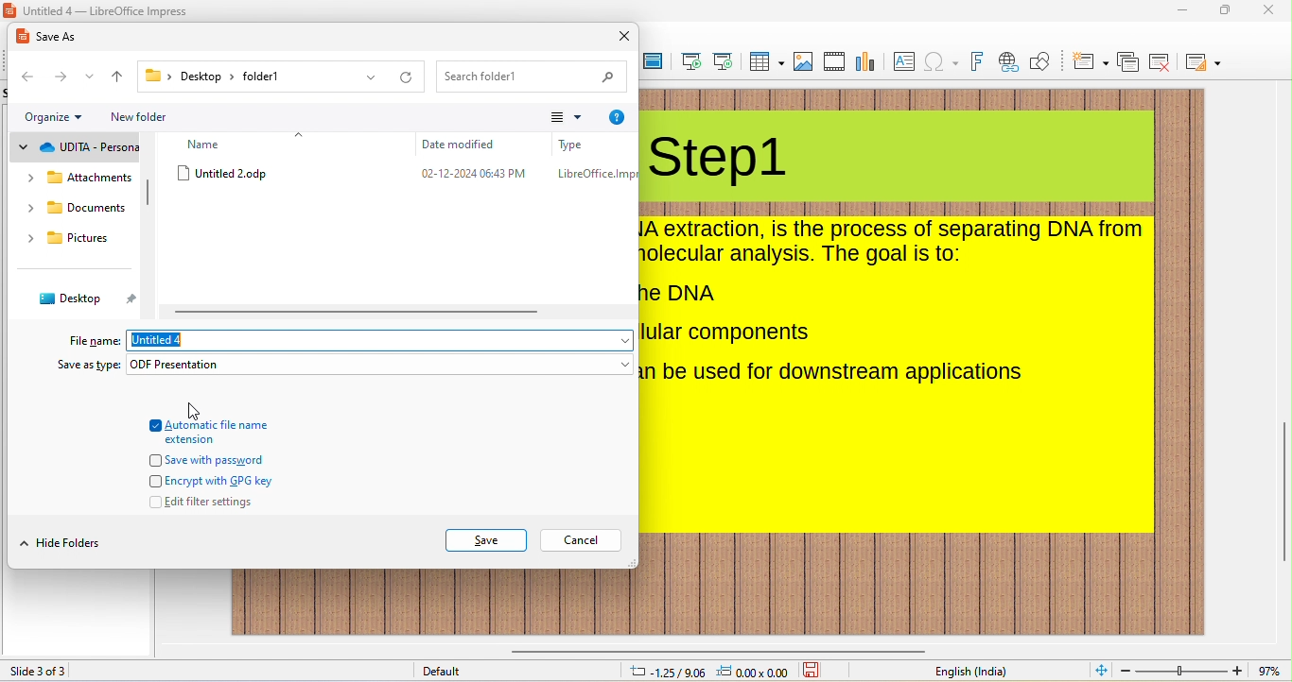  Describe the element at coordinates (533, 78) in the screenshot. I see `search bar` at that location.